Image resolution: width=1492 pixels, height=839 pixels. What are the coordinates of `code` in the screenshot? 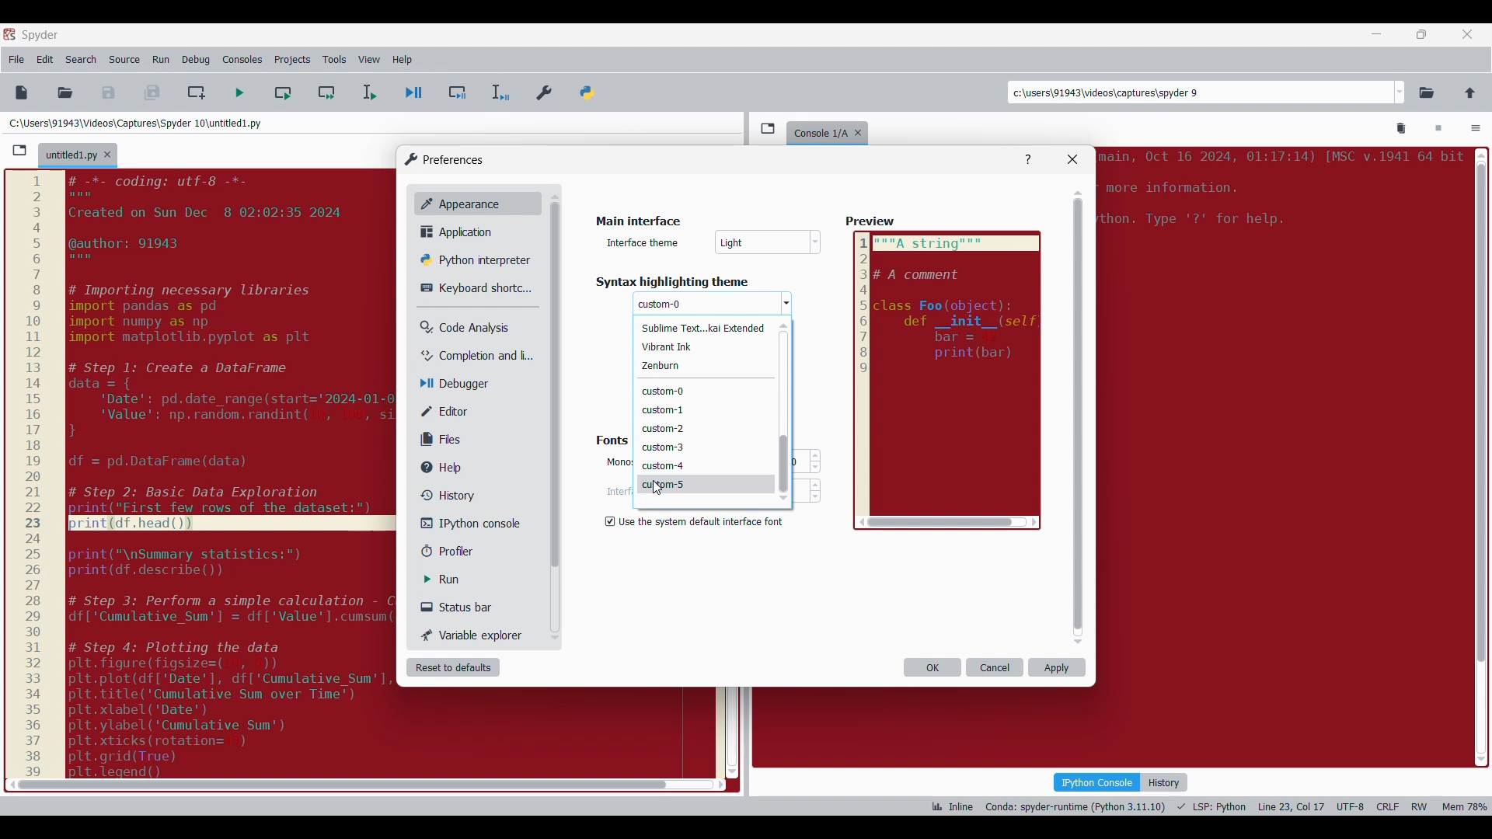 It's located at (233, 472).